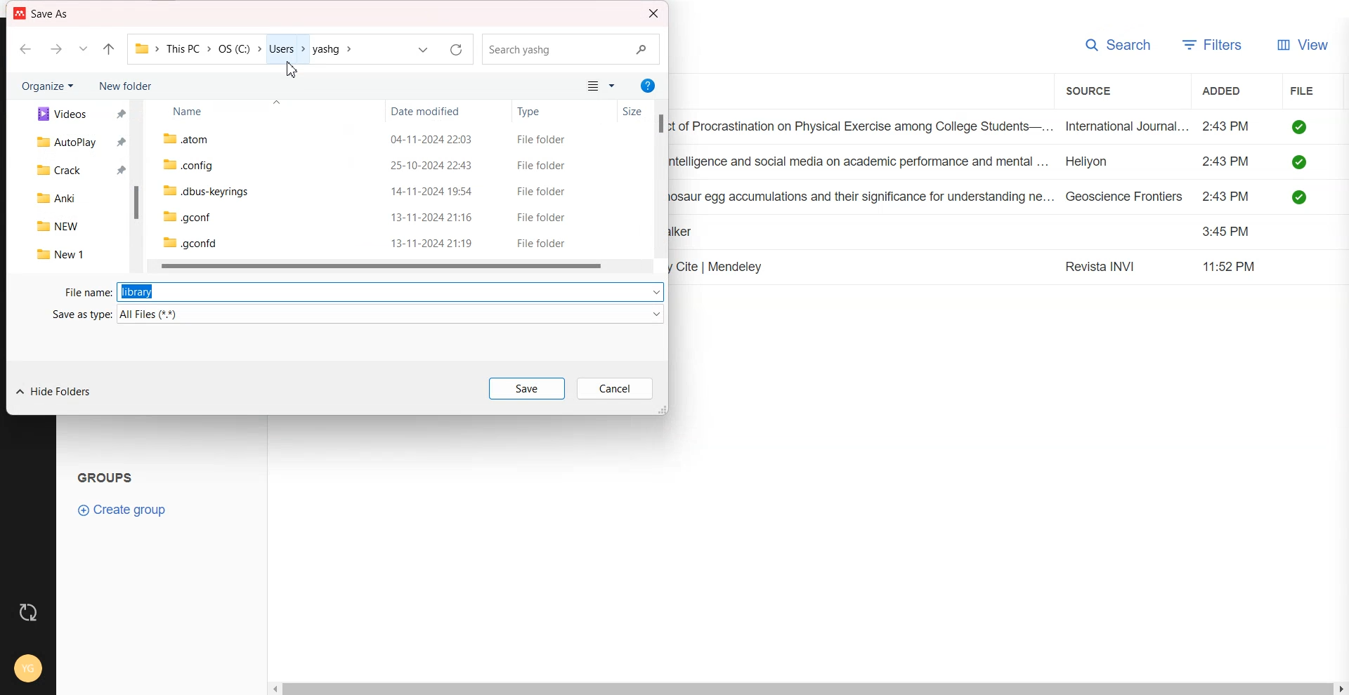 The image size is (1349, 695). Describe the element at coordinates (266, 112) in the screenshot. I see `Name` at that location.